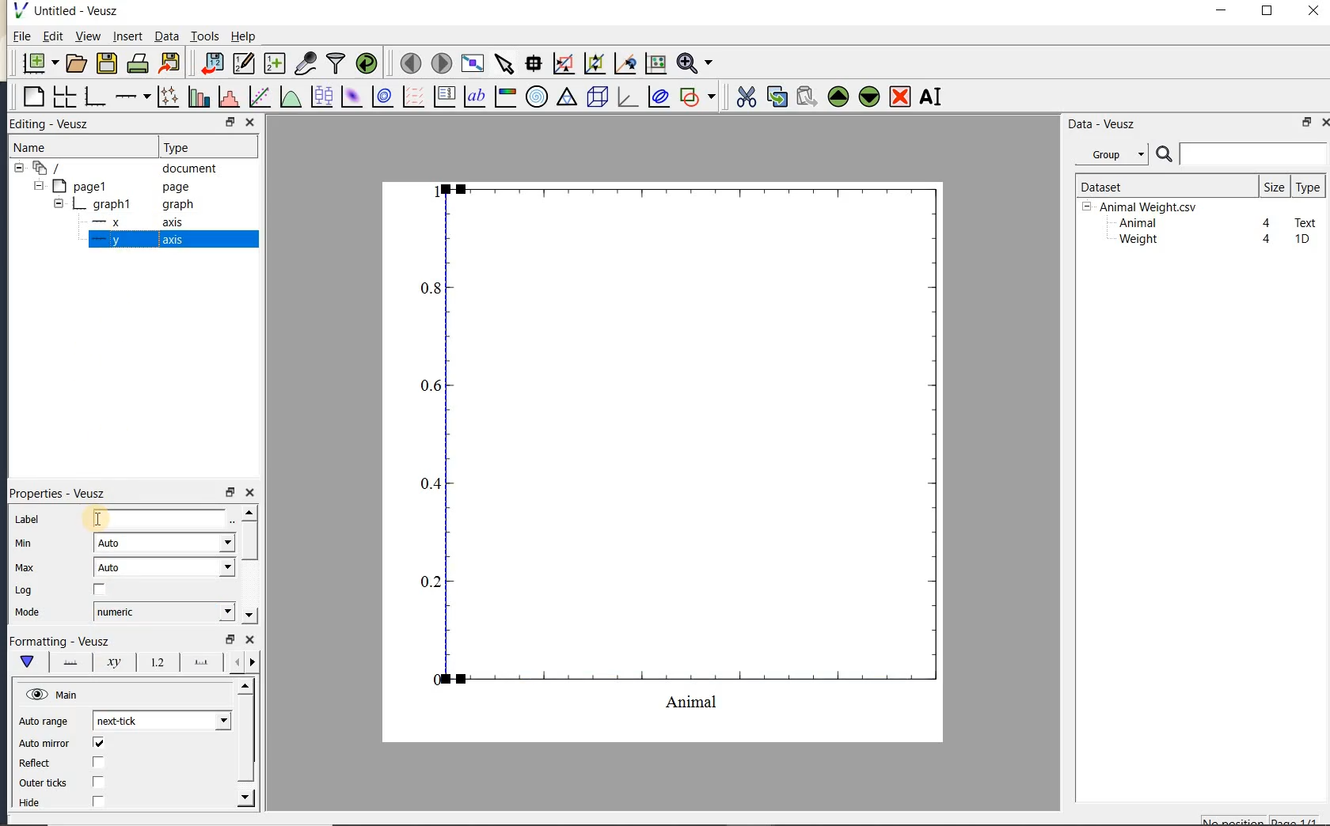  What do you see at coordinates (93, 518) in the screenshot?
I see `cursor` at bounding box center [93, 518].